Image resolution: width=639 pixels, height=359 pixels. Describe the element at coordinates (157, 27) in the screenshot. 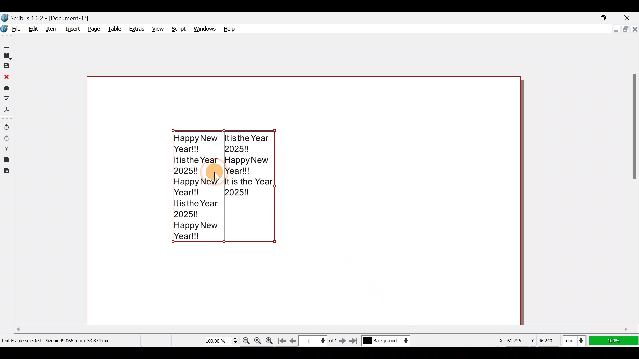

I see `View` at that location.